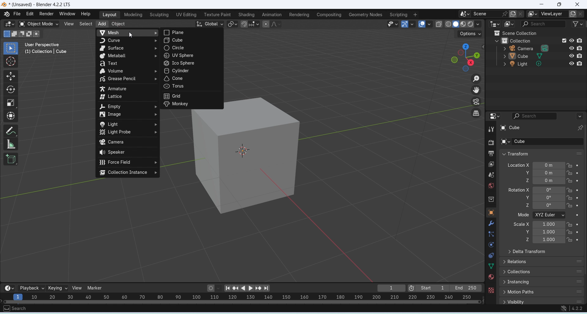 Image resolution: width=587 pixels, height=314 pixels. I want to click on collection instance, so click(128, 173).